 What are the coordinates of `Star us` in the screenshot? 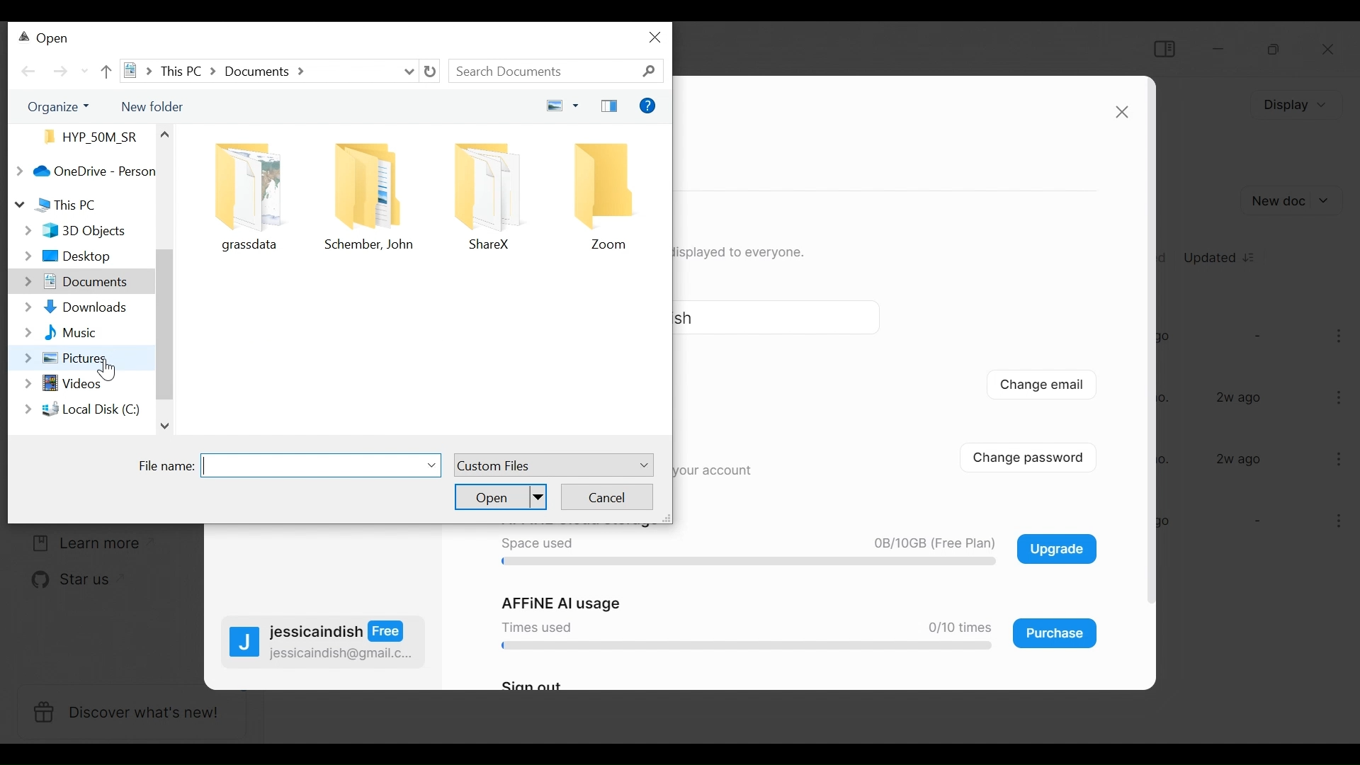 It's located at (62, 581).